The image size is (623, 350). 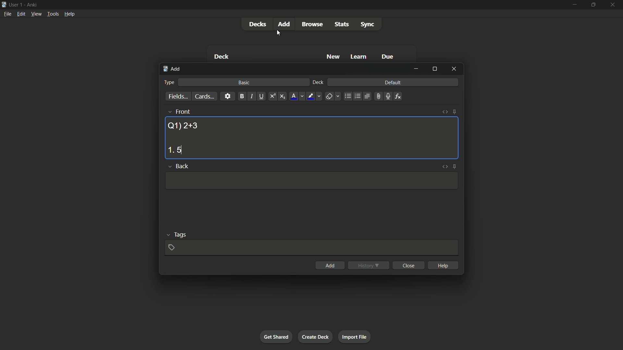 What do you see at coordinates (285, 24) in the screenshot?
I see `add` at bounding box center [285, 24].